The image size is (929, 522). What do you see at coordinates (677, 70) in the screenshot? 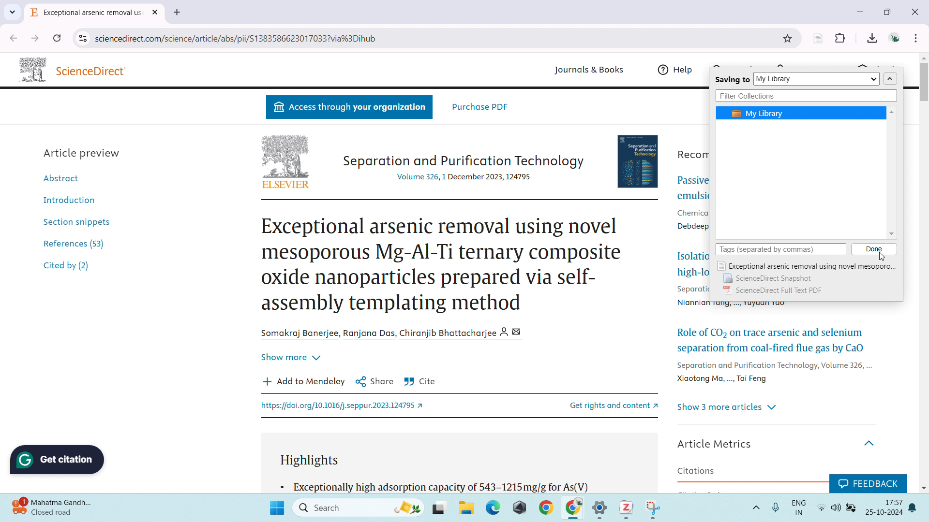
I see `Help` at bounding box center [677, 70].